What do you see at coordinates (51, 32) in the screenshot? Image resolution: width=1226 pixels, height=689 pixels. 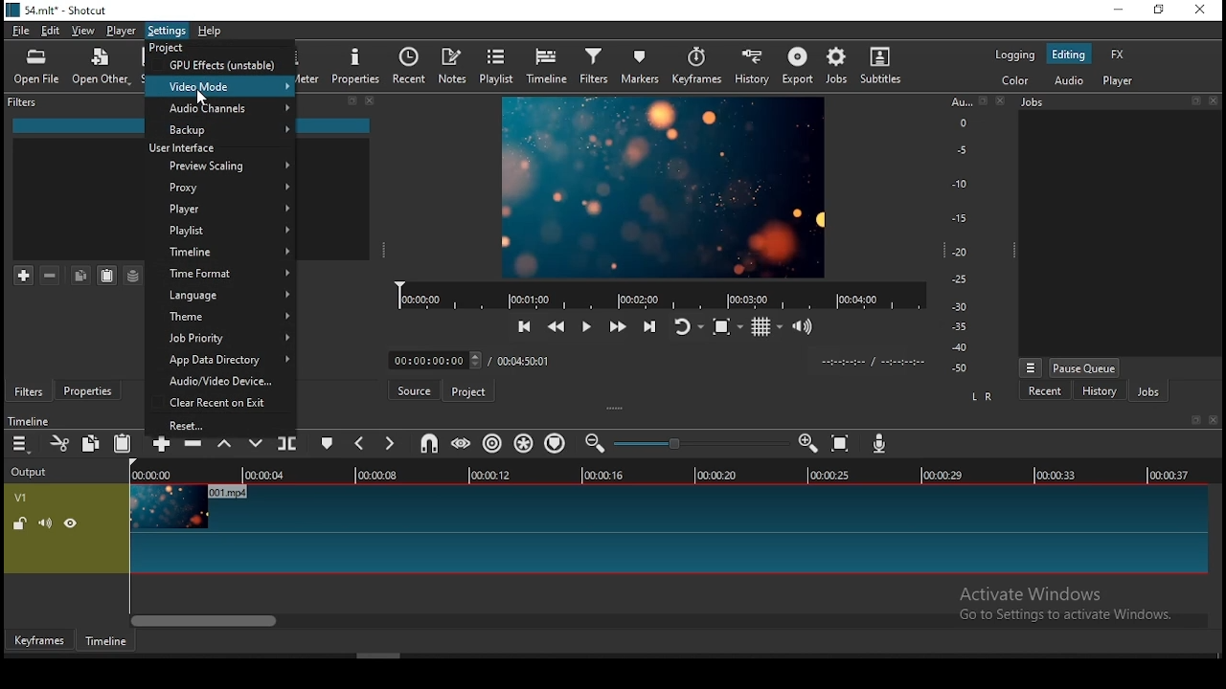 I see `edit` at bounding box center [51, 32].